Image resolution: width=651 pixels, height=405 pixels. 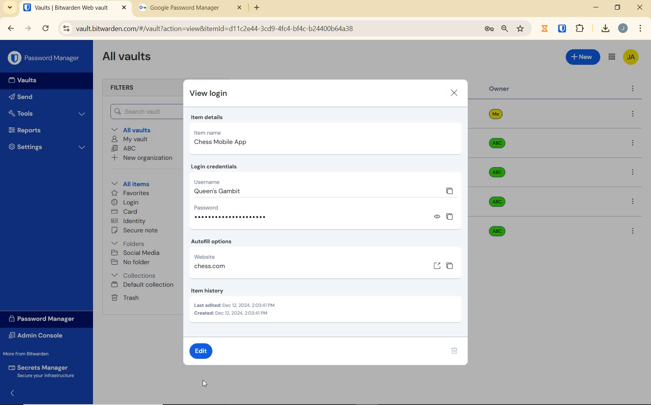 What do you see at coordinates (134, 129) in the screenshot?
I see `All vaults` at bounding box center [134, 129].